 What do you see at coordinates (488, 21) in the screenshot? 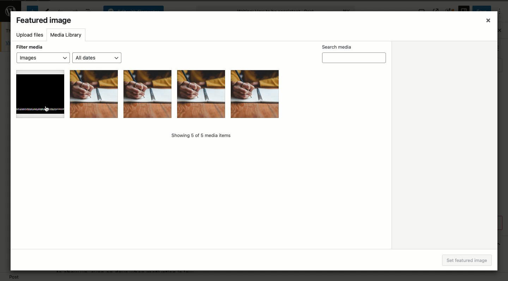
I see `Close` at bounding box center [488, 21].